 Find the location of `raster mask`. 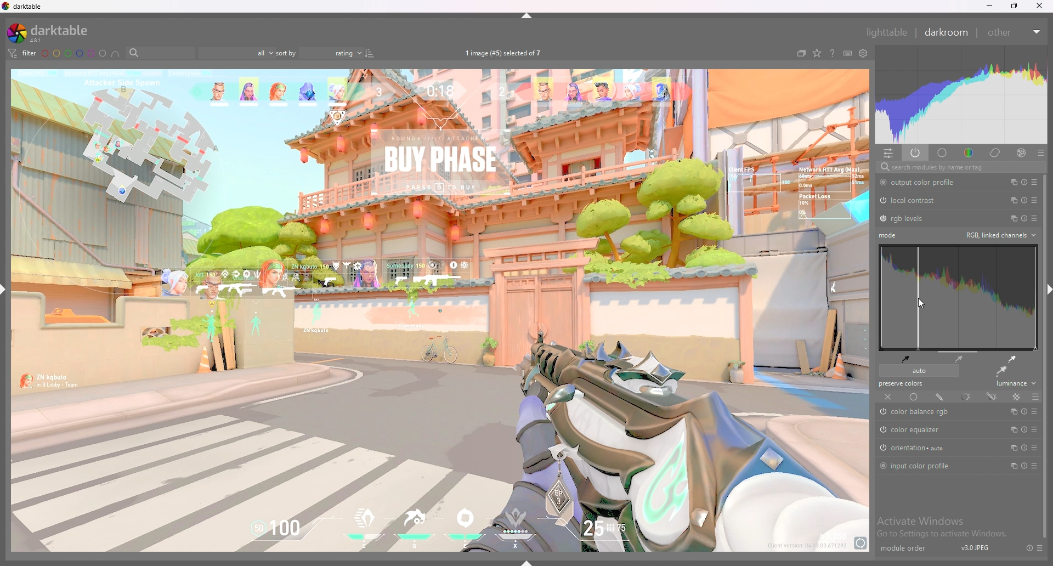

raster mask is located at coordinates (1016, 397).